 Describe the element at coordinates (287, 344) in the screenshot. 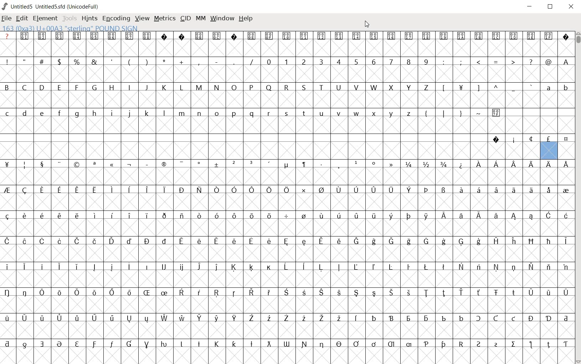

I see `Symbol` at that location.